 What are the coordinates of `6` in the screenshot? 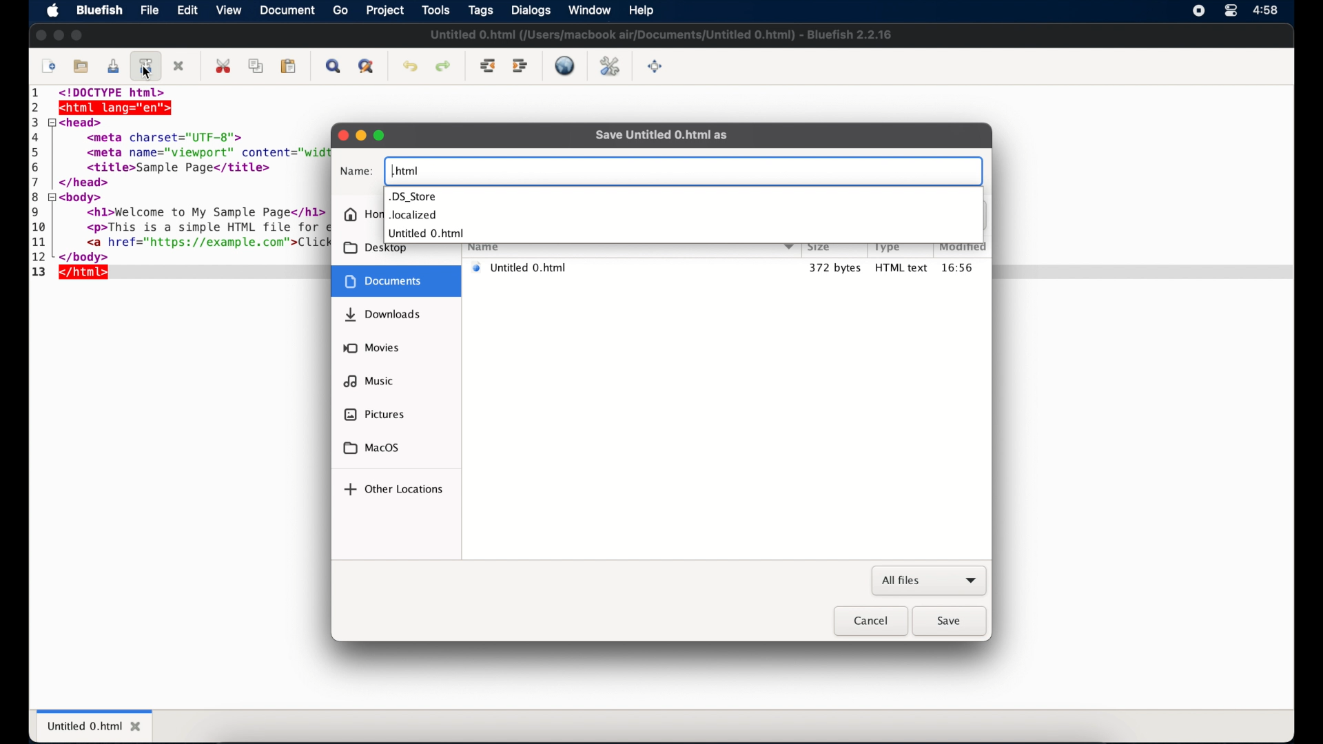 It's located at (39, 166).